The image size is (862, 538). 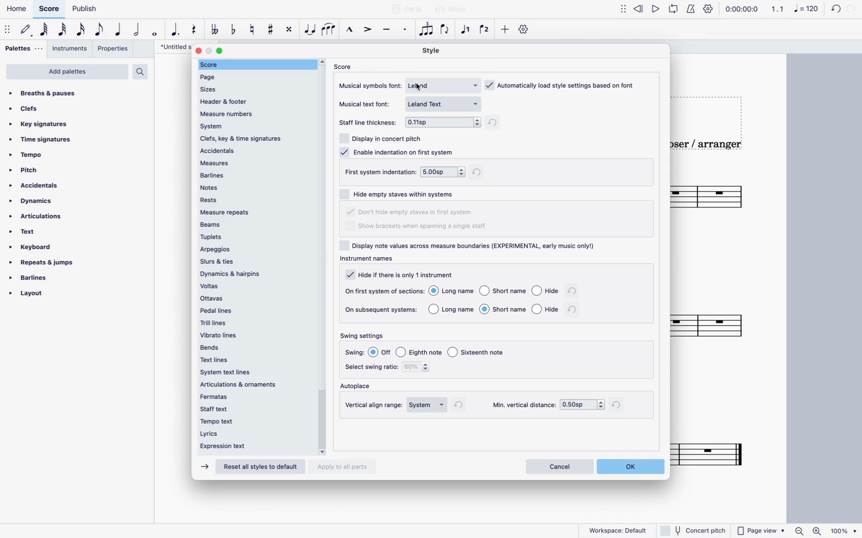 What do you see at coordinates (375, 405) in the screenshot?
I see `vertical align range` at bounding box center [375, 405].